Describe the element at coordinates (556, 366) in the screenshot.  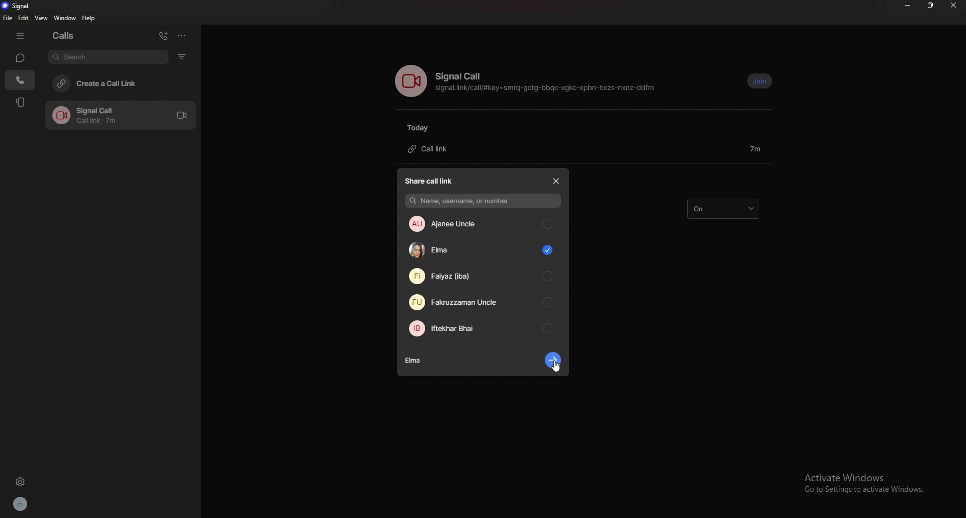
I see `cursor` at that location.